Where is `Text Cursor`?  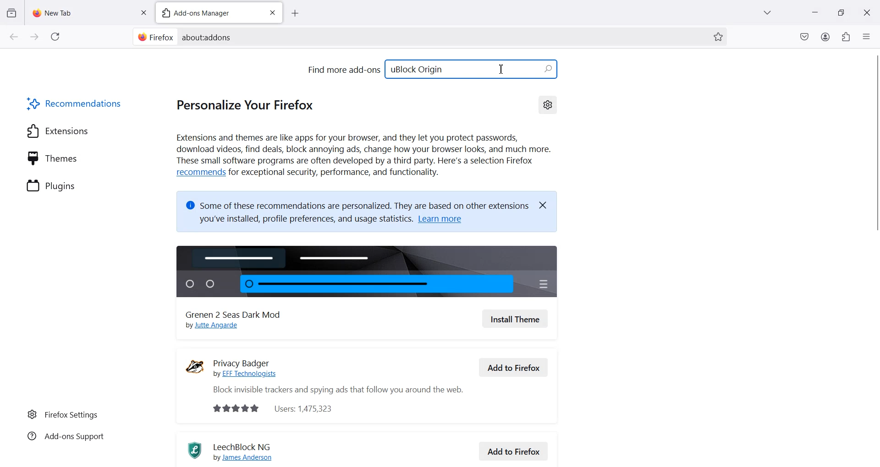 Text Cursor is located at coordinates (501, 69).